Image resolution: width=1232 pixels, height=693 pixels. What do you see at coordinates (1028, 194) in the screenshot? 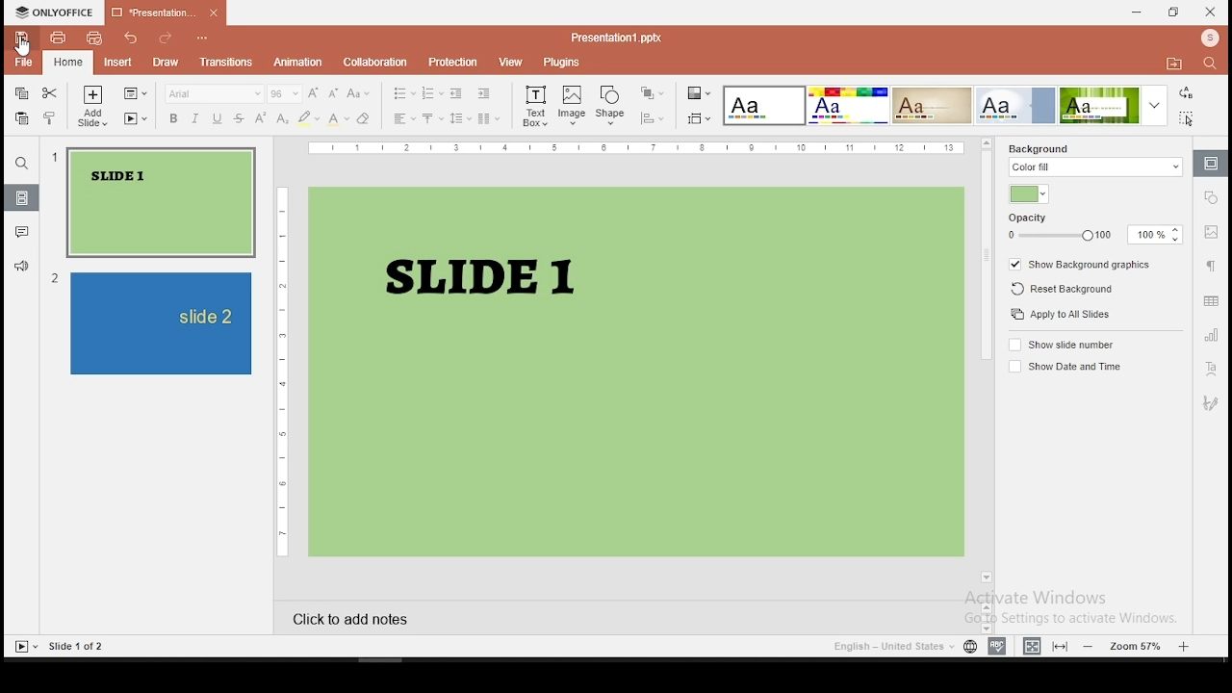
I see `fill color` at bounding box center [1028, 194].